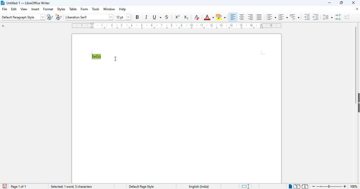 Image resolution: width=360 pixels, height=189 pixels. What do you see at coordinates (345, 186) in the screenshot?
I see `zoom in` at bounding box center [345, 186].